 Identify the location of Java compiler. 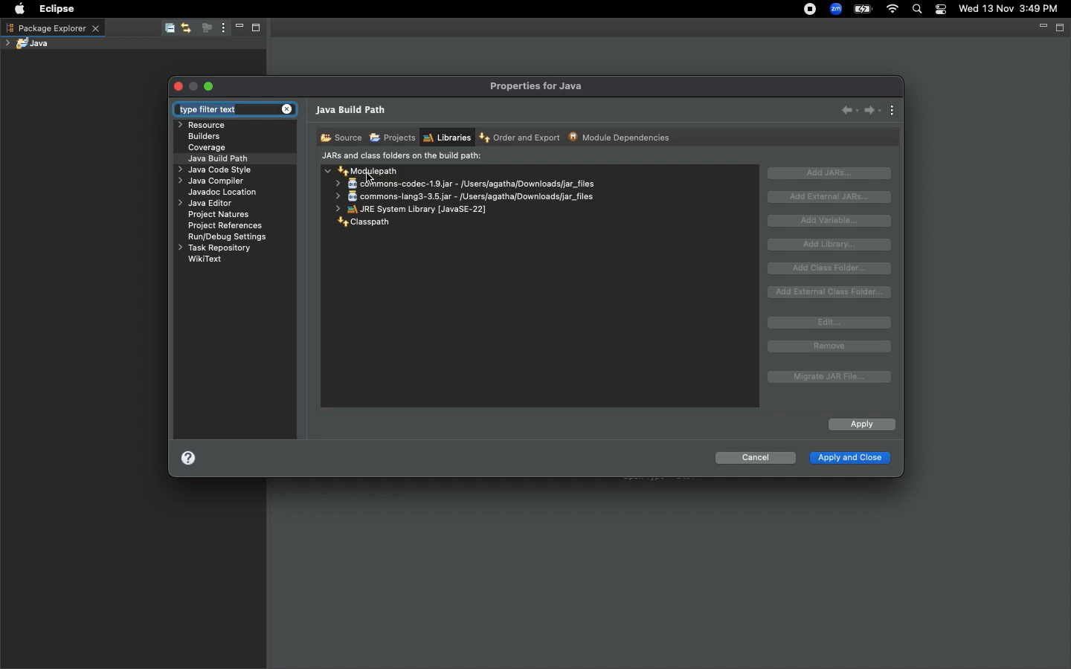
(213, 183).